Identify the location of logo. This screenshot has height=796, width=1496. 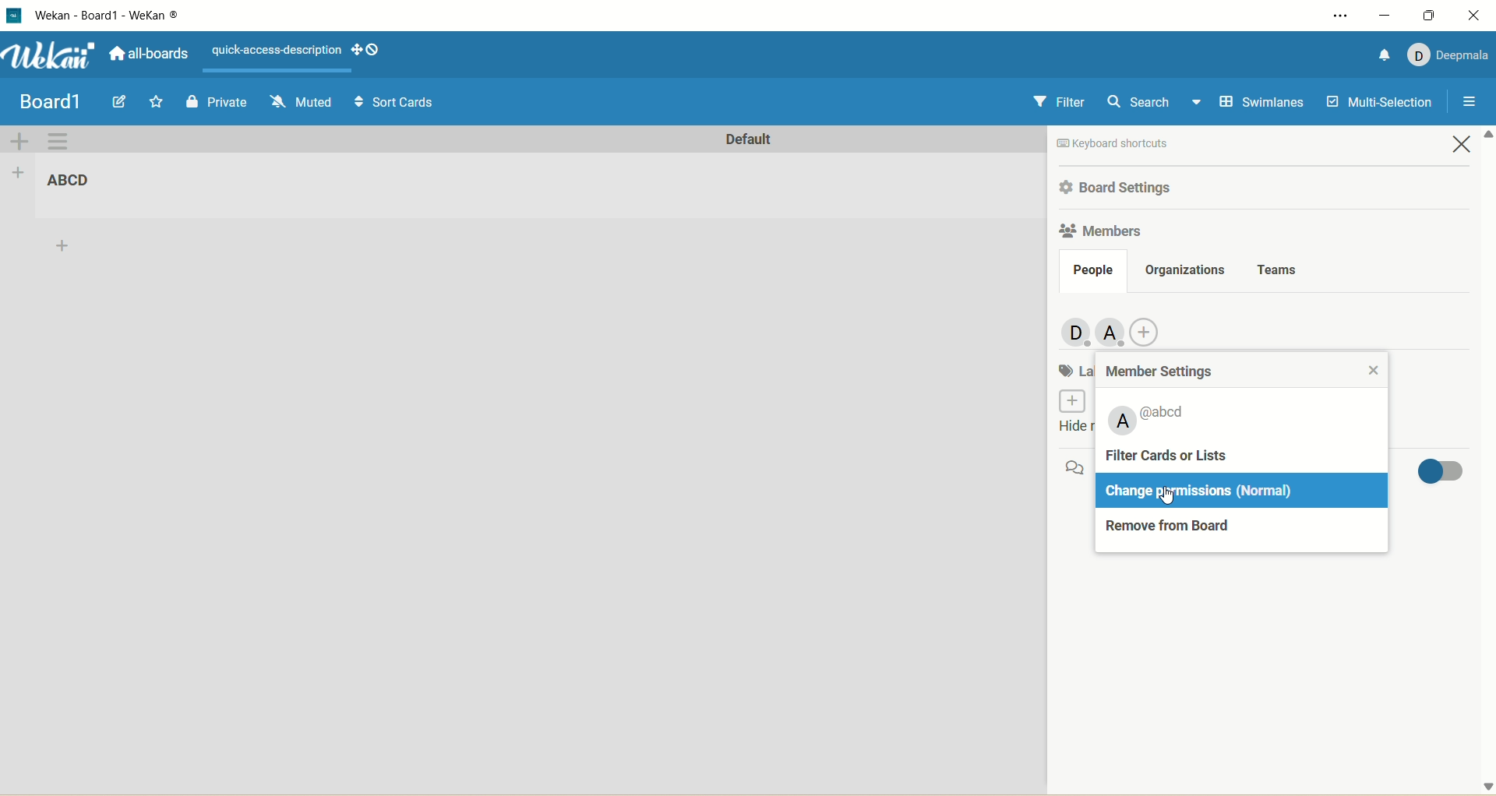
(16, 16).